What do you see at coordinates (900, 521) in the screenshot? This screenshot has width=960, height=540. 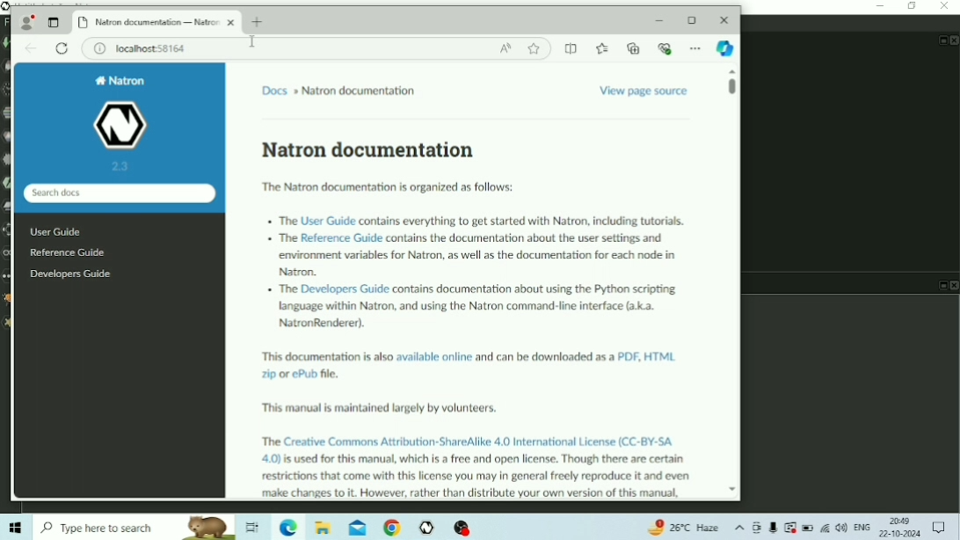 I see `Time` at bounding box center [900, 521].